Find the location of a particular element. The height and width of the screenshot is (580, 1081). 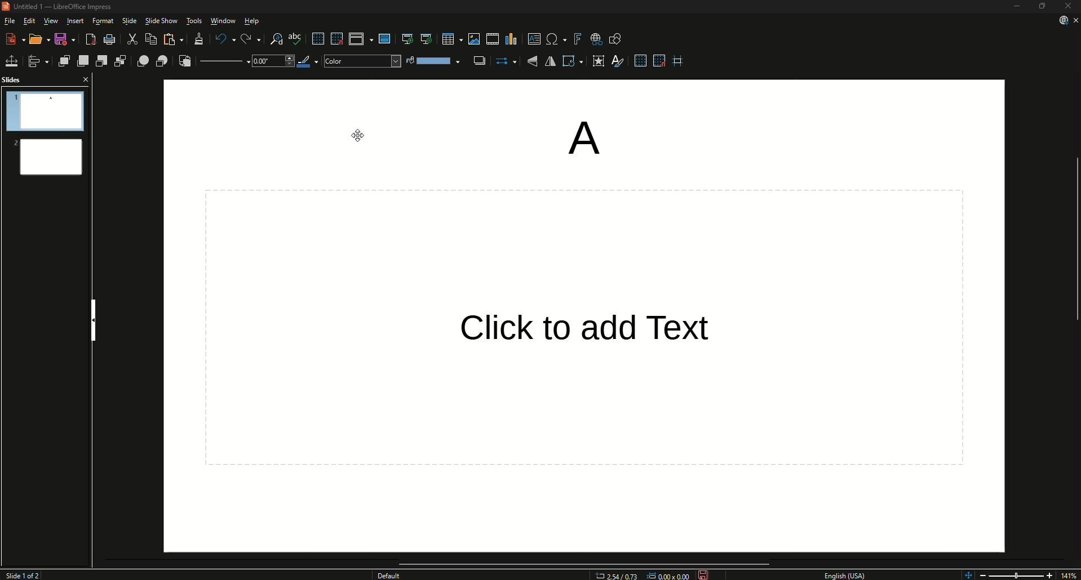

Close is located at coordinates (85, 79).